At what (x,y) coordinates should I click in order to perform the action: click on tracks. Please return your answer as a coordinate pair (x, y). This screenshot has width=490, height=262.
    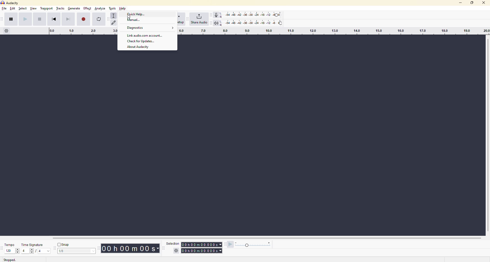
    Looking at the image, I should click on (60, 9).